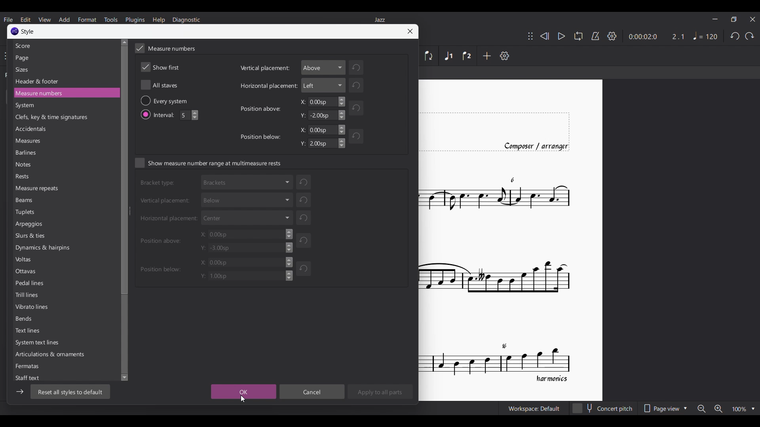 The image size is (760, 427). Describe the element at coordinates (530, 36) in the screenshot. I see `Change position` at that location.